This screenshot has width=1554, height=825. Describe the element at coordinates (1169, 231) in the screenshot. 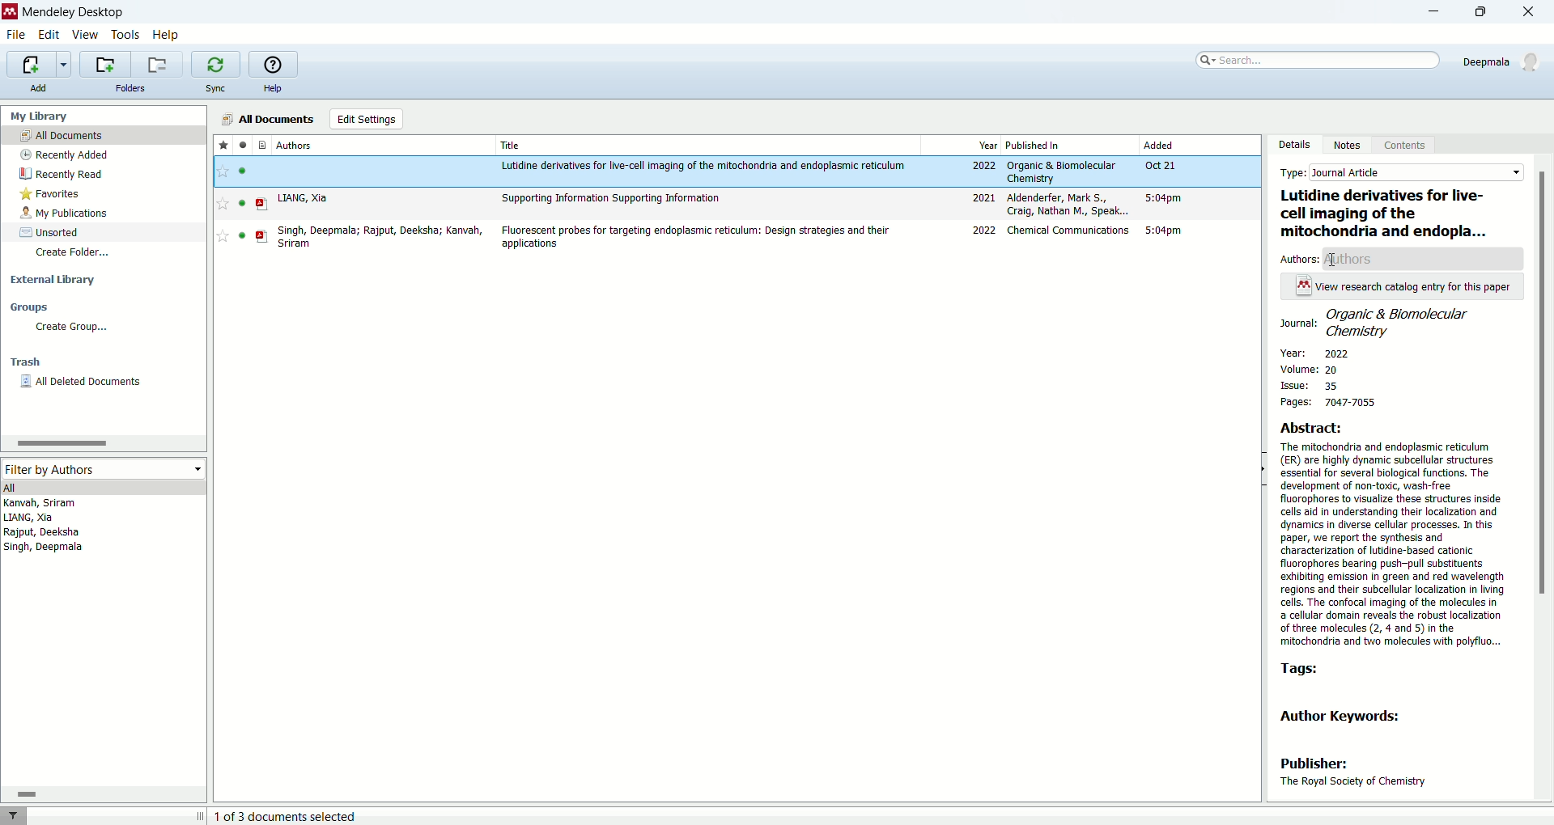

I see `5:04 pm` at that location.